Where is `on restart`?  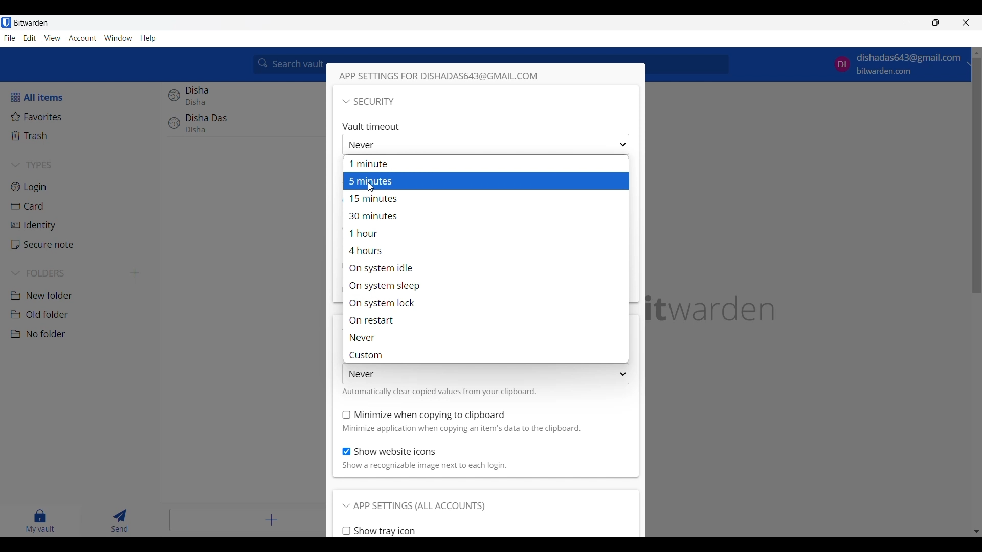
on restart is located at coordinates (485, 320).